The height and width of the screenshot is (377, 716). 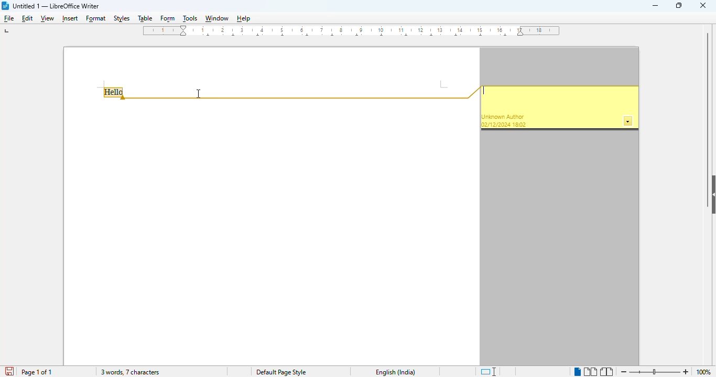 What do you see at coordinates (10, 372) in the screenshot?
I see `click to save document` at bounding box center [10, 372].